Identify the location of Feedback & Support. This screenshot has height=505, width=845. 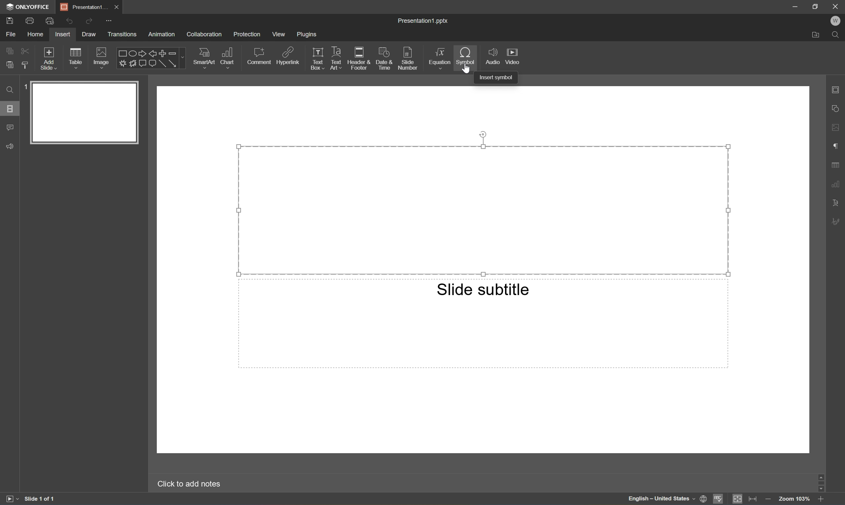
(9, 147).